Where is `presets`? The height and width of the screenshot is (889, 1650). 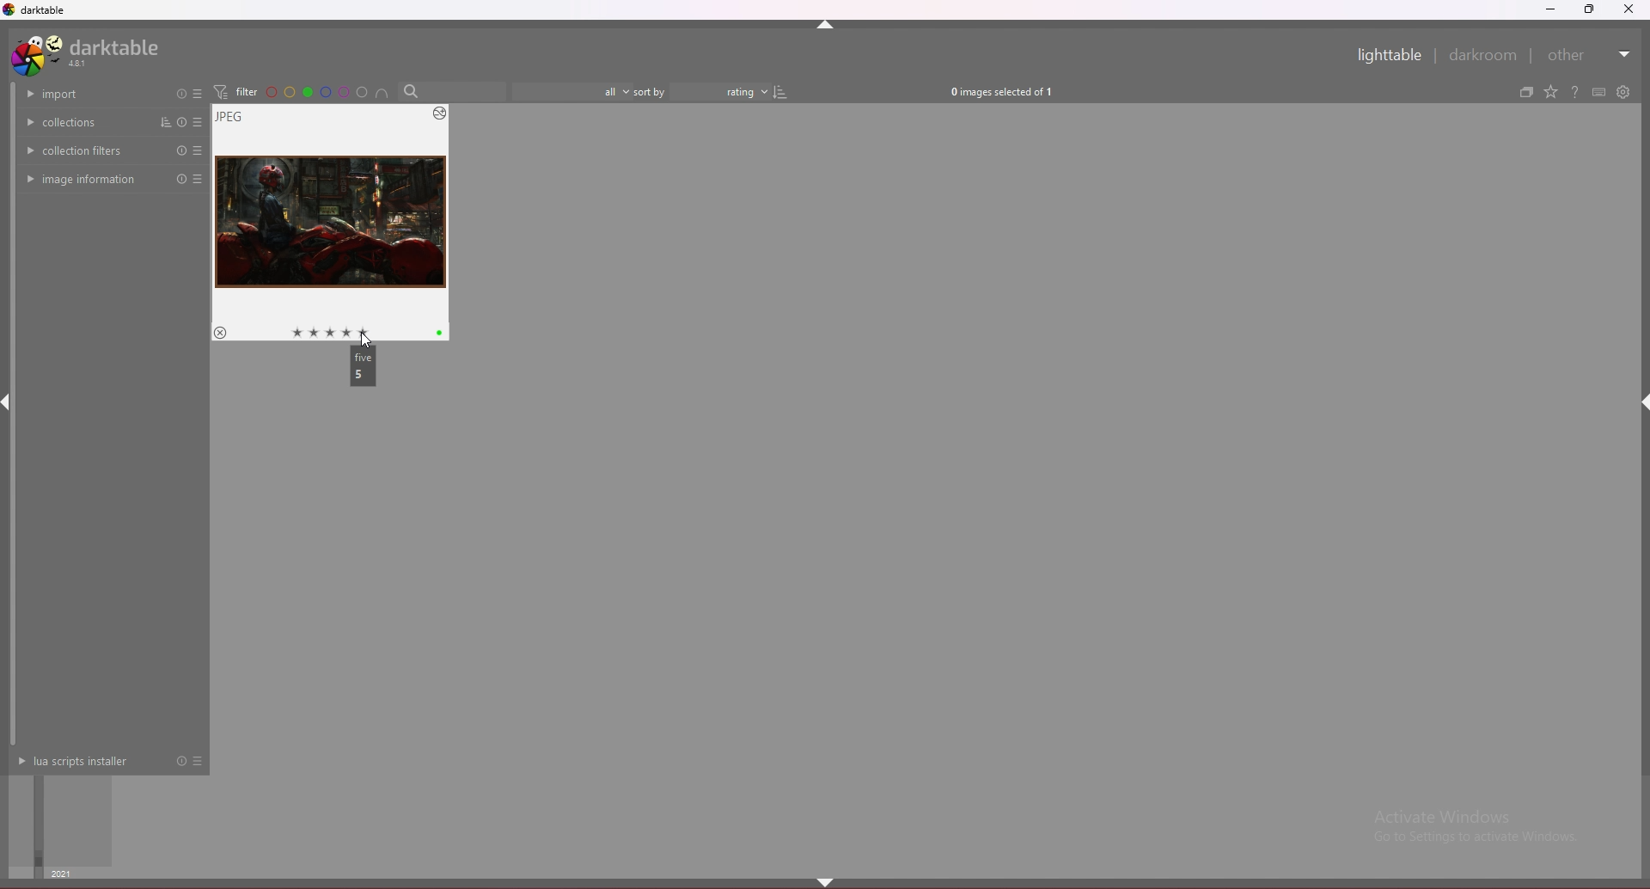
presets is located at coordinates (200, 123).